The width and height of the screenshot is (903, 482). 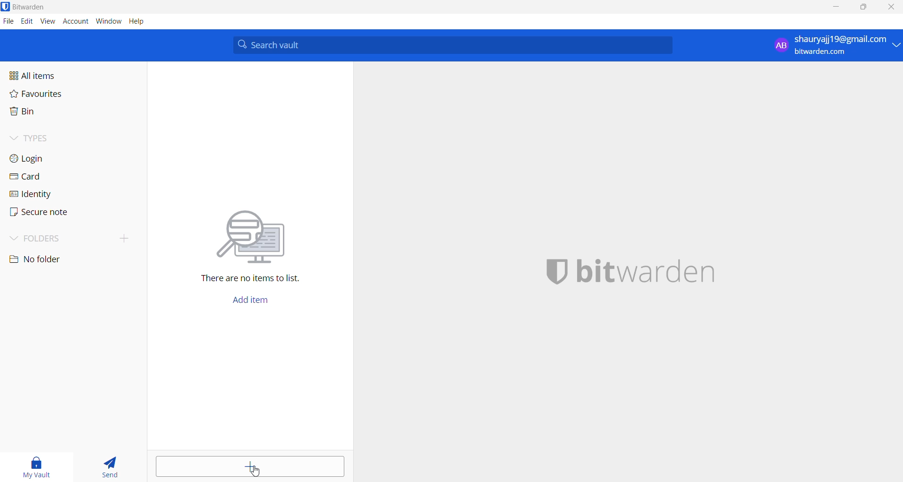 I want to click on login, so click(x=43, y=158).